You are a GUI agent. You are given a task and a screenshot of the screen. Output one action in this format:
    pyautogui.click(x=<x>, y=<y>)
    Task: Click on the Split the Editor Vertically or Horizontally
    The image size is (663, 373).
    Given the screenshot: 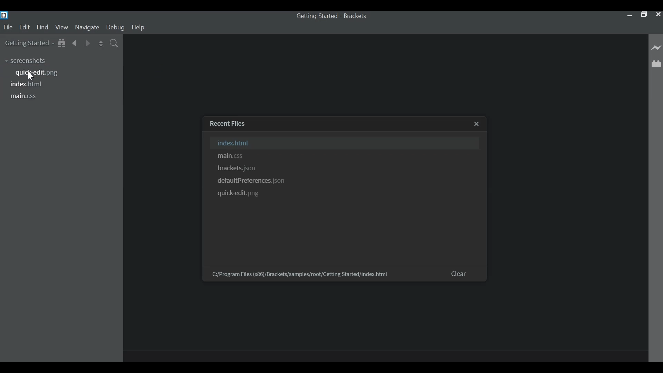 What is the action you would take?
    pyautogui.click(x=100, y=43)
    